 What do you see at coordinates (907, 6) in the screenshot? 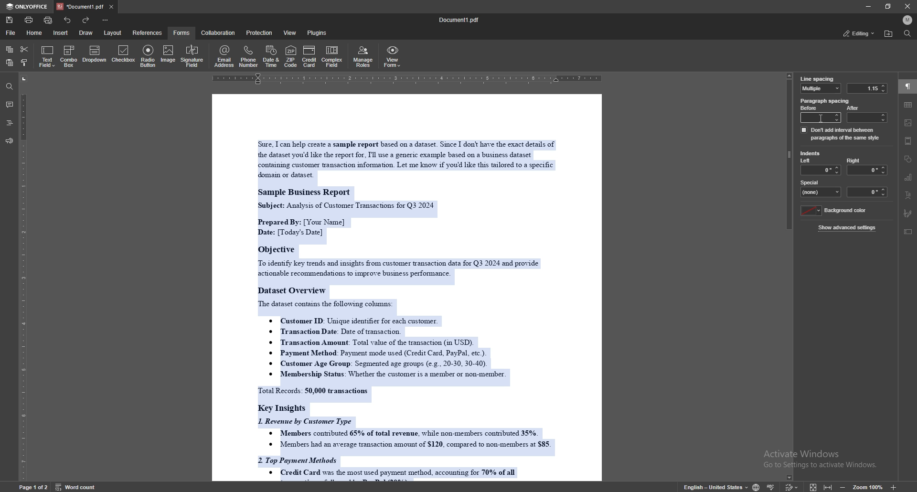
I see `close` at bounding box center [907, 6].